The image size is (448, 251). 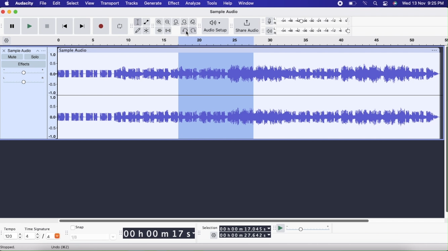 I want to click on /, so click(x=43, y=237).